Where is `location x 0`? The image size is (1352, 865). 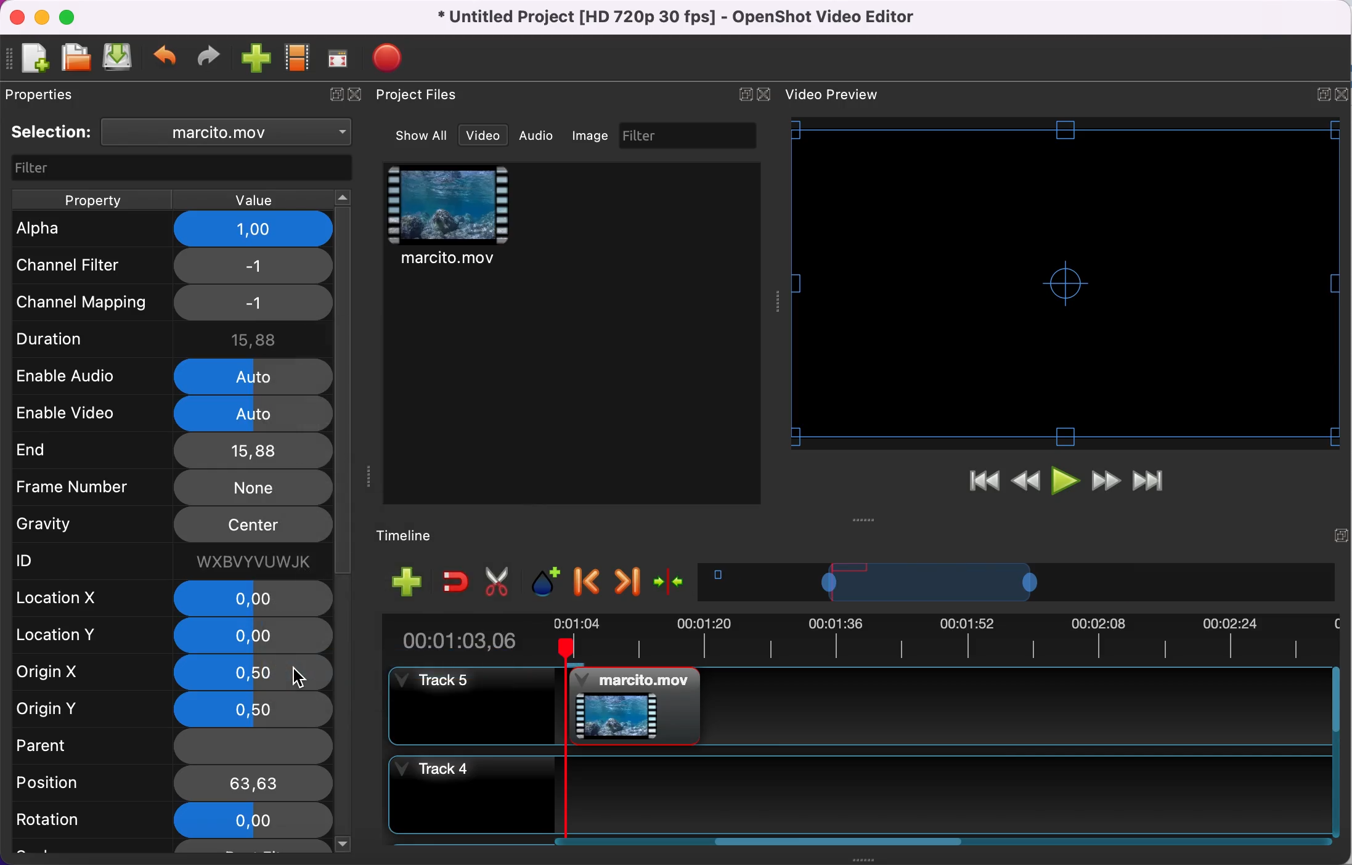 location x 0 is located at coordinates (174, 599).